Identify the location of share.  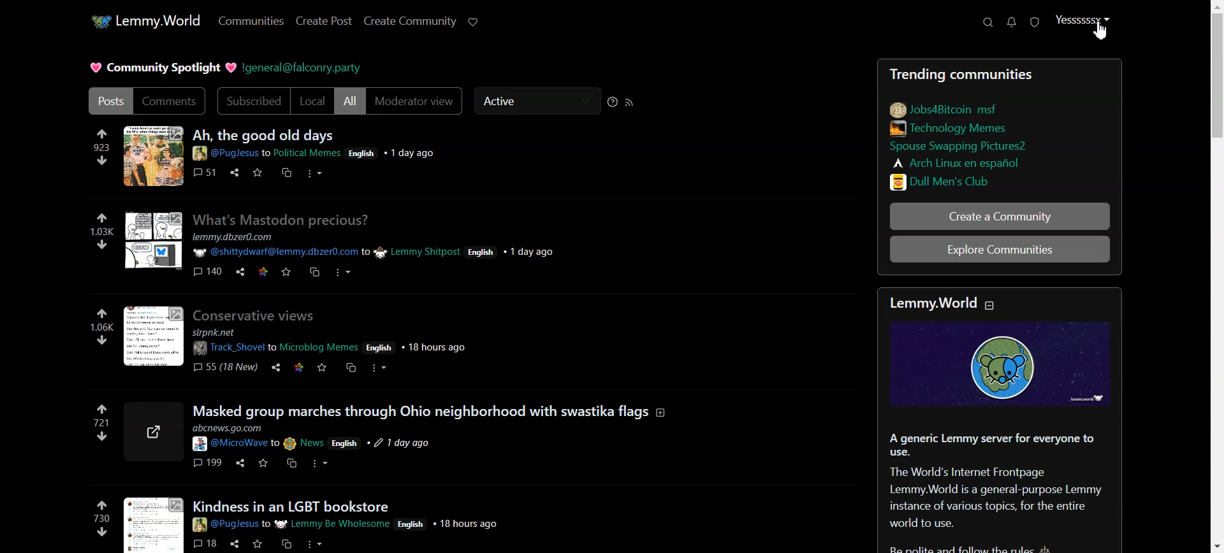
(237, 272).